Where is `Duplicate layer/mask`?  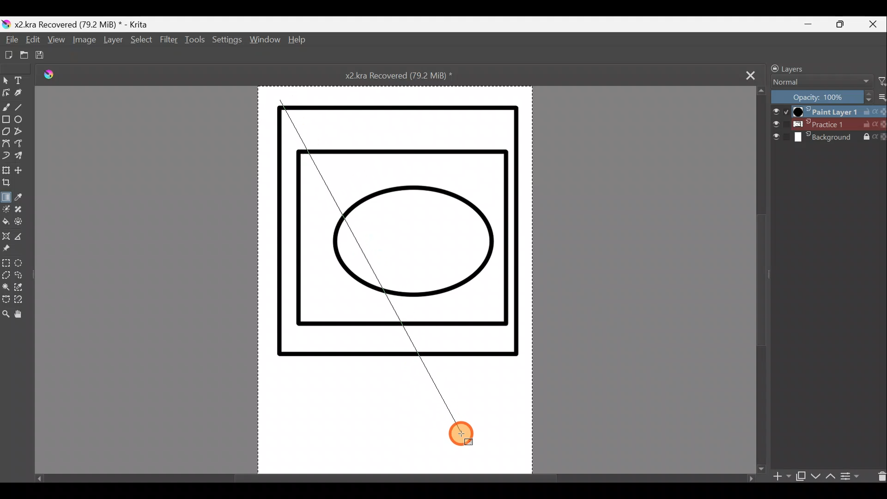
Duplicate layer/mask is located at coordinates (801, 478).